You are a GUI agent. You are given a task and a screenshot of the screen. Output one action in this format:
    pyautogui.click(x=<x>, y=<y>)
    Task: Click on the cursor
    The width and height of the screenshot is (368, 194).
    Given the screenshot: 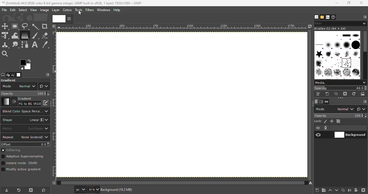 What is the action you would take?
    pyautogui.click(x=80, y=13)
    